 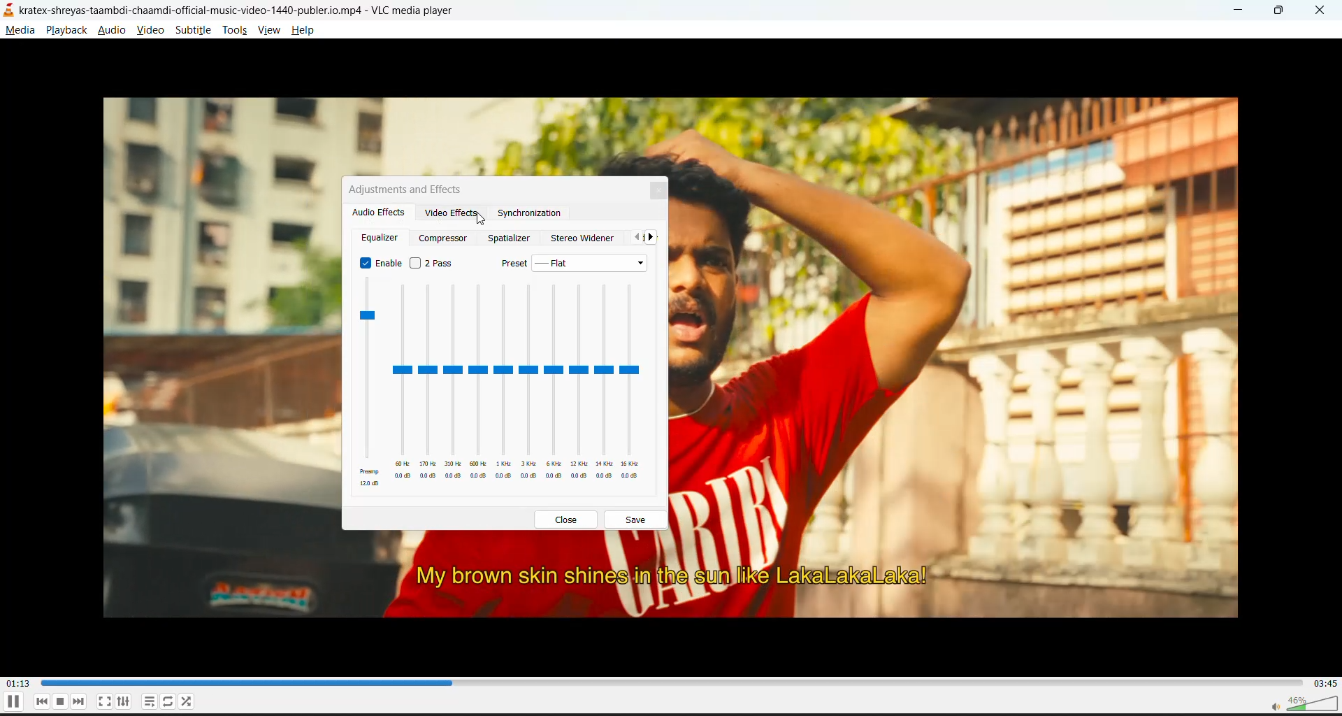 What do you see at coordinates (306, 30) in the screenshot?
I see `help` at bounding box center [306, 30].